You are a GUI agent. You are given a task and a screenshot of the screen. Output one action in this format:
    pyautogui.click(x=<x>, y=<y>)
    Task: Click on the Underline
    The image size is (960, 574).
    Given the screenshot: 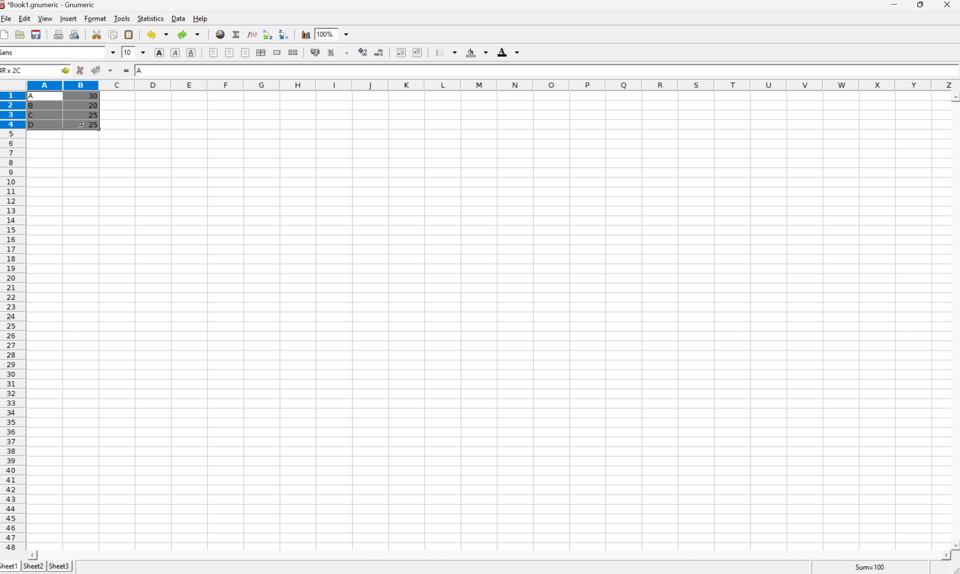 What is the action you would take?
    pyautogui.click(x=190, y=53)
    